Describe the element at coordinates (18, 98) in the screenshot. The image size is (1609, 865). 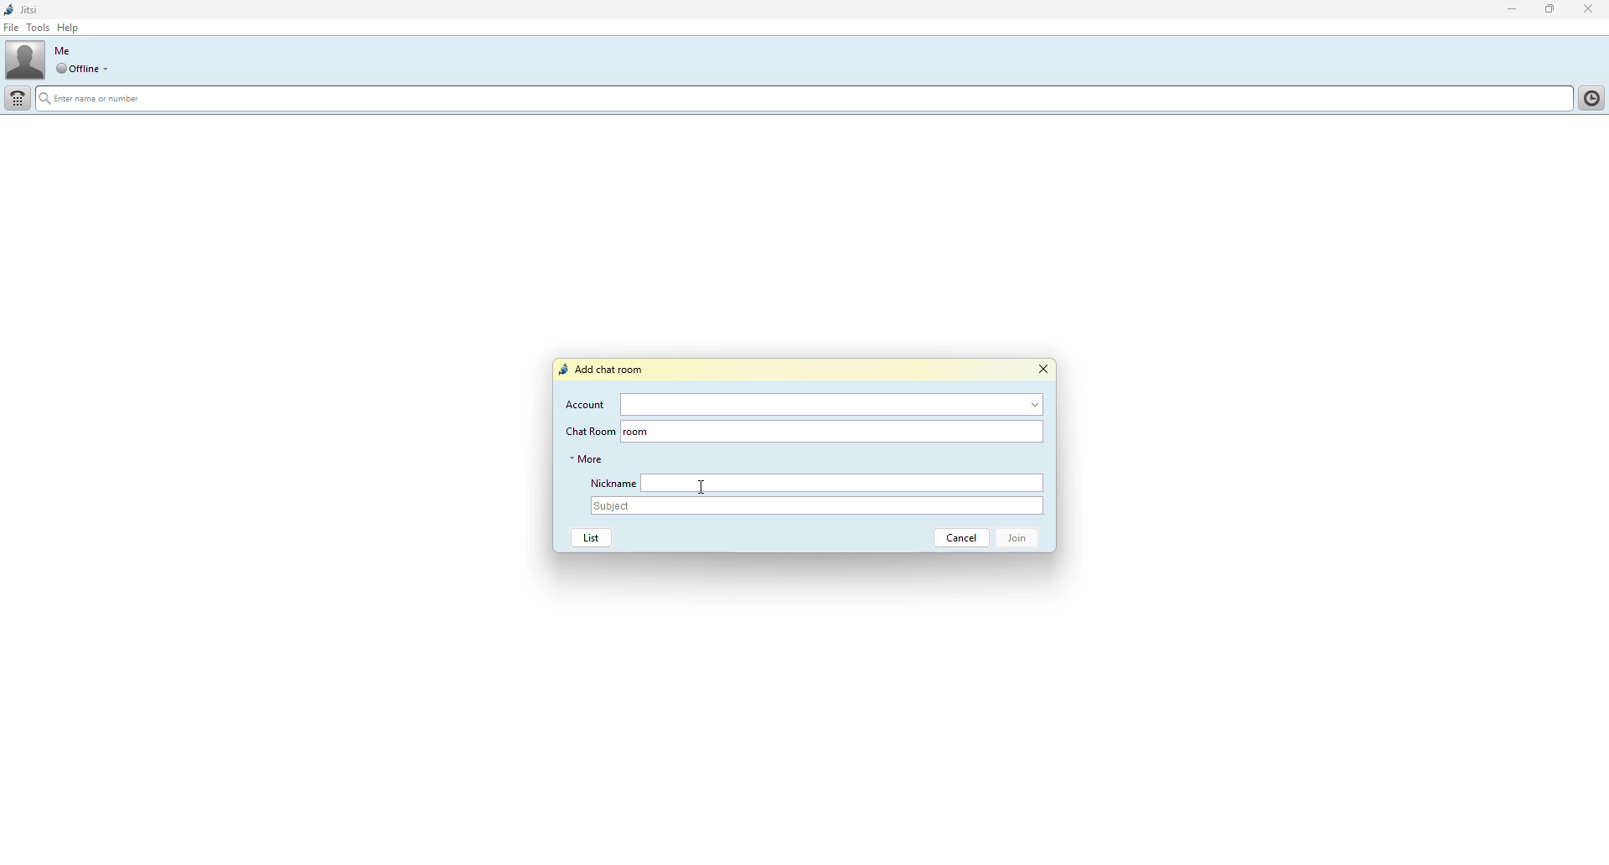
I see `dial pad` at that location.